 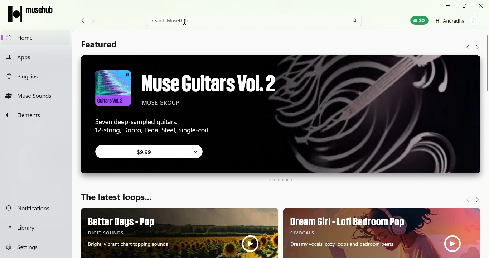 I want to click on Navigate forward, so click(x=477, y=47).